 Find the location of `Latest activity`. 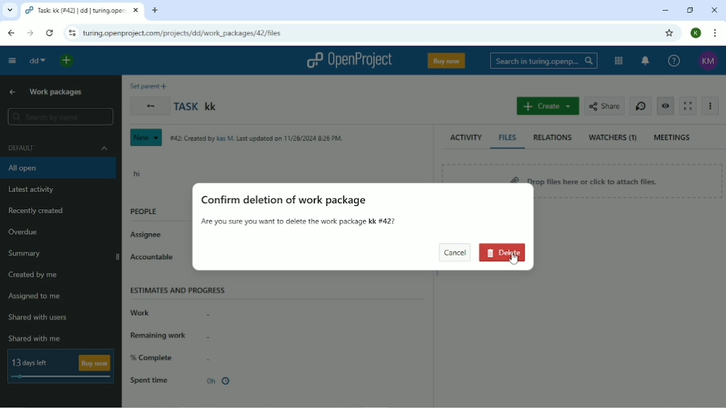

Latest activity is located at coordinates (31, 190).